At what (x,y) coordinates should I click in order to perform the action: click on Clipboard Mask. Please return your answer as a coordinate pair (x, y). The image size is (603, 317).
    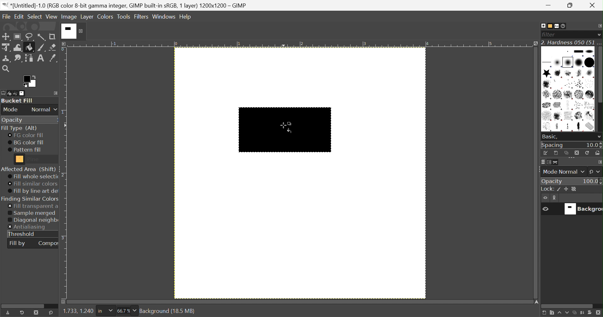
    Looking at the image, I should click on (560, 52).